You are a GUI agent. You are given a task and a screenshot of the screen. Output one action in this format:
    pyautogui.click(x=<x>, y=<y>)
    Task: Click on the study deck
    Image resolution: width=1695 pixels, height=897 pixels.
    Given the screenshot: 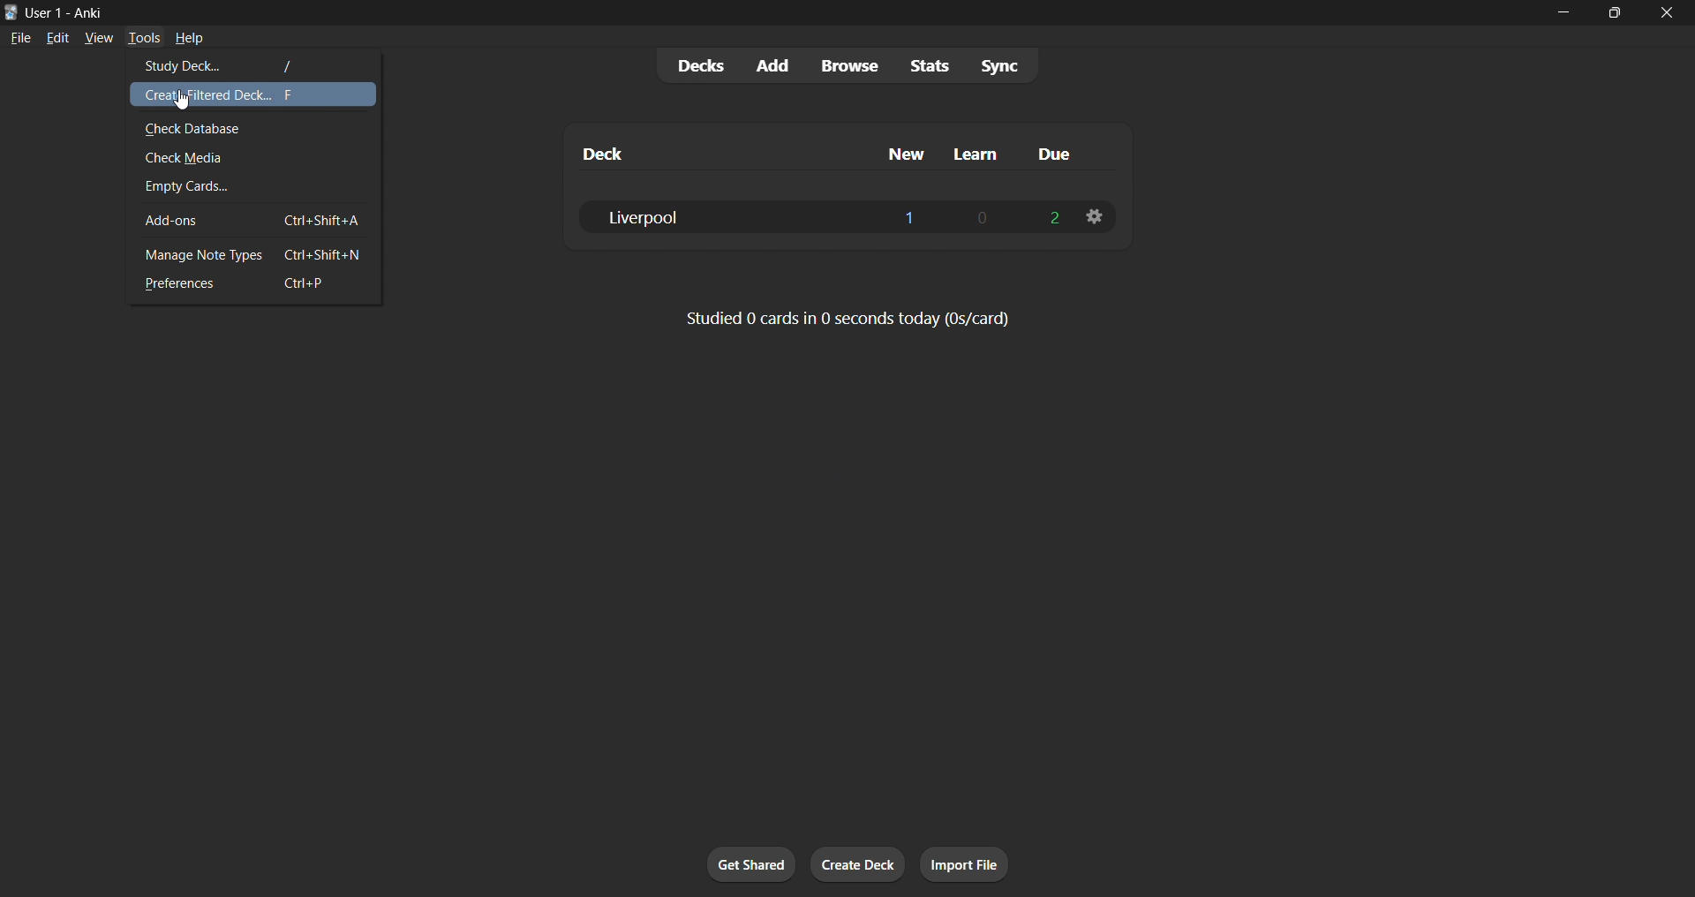 What is the action you would take?
    pyautogui.click(x=256, y=64)
    